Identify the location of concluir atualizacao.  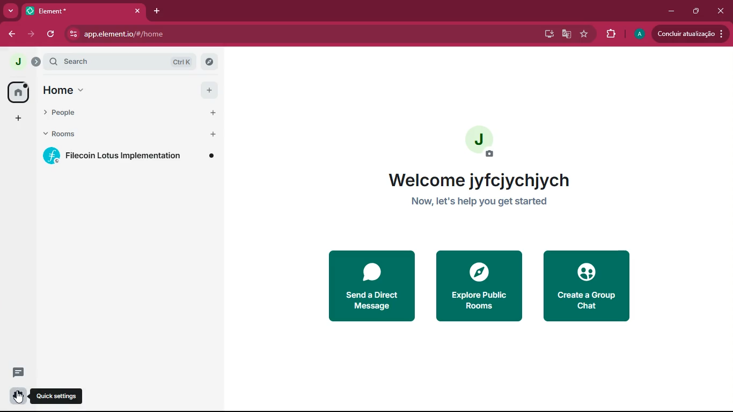
(689, 33).